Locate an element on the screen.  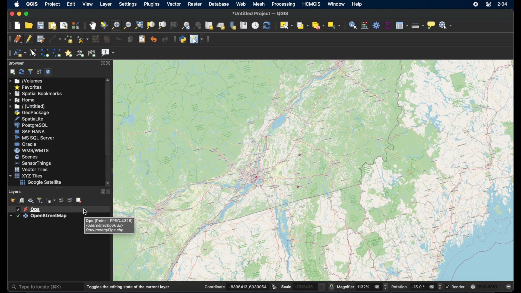
paste features  is located at coordinates (141, 39).